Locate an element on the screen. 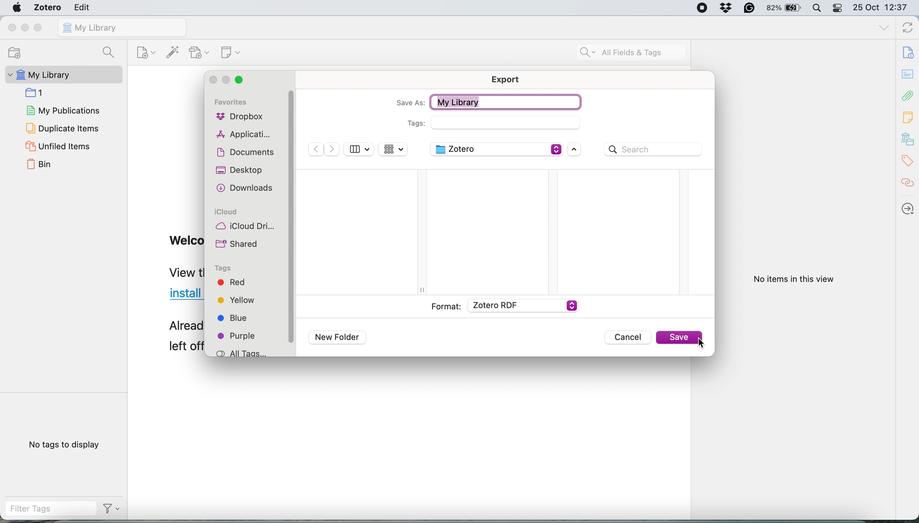  search all field ads tags is located at coordinates (629, 53).